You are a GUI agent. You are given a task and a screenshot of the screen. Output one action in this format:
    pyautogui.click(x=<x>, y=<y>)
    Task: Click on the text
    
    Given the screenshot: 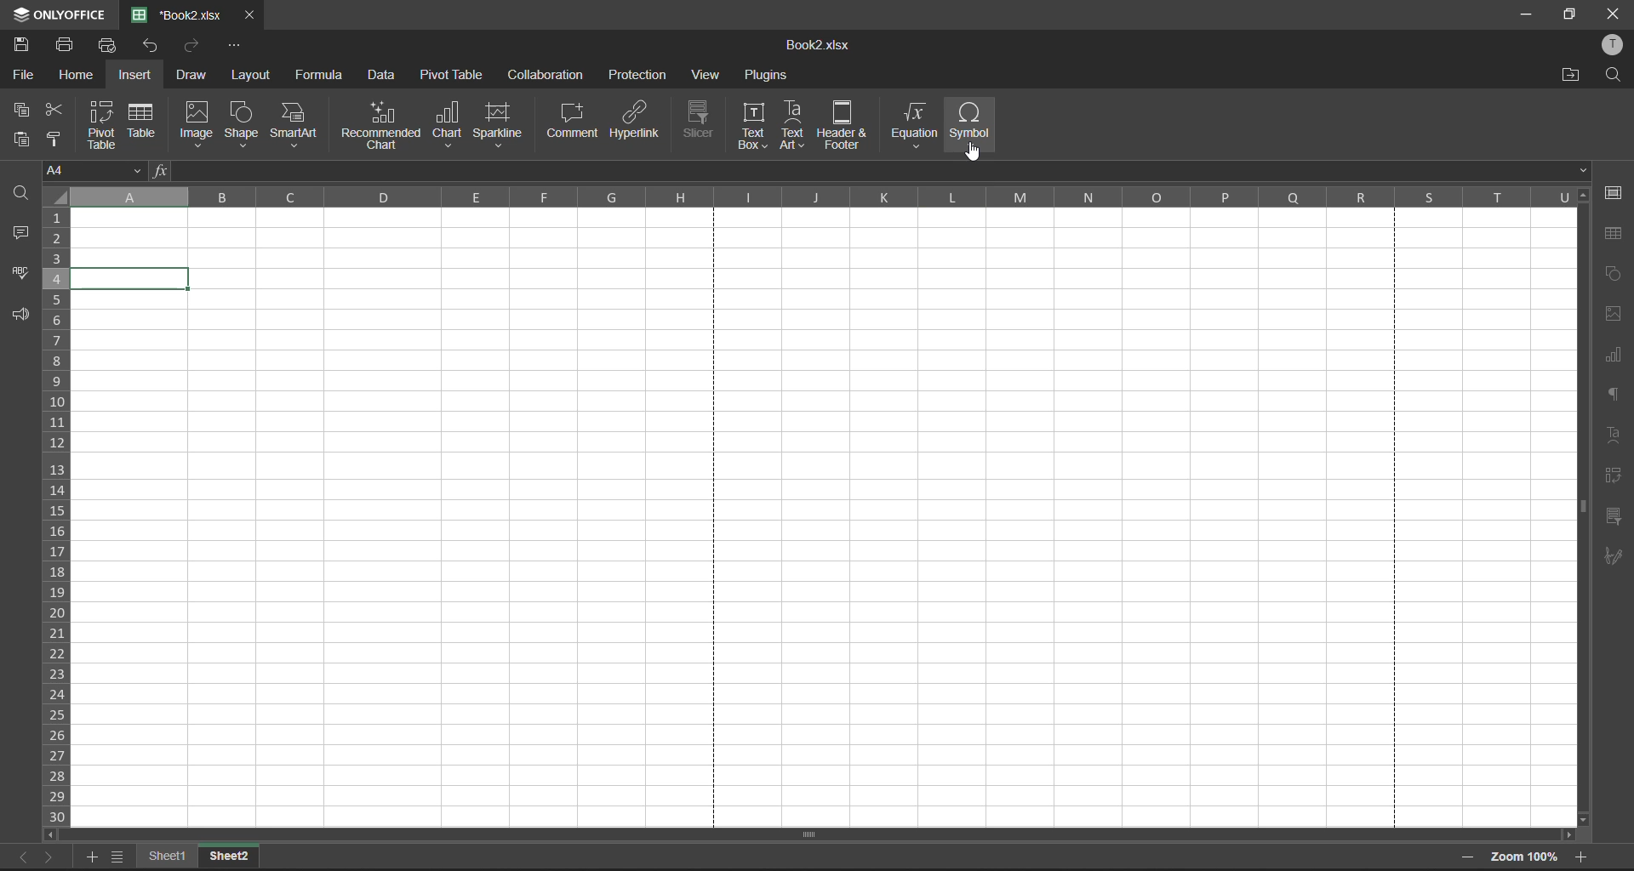 What is the action you would take?
    pyautogui.click(x=1615, y=436)
    